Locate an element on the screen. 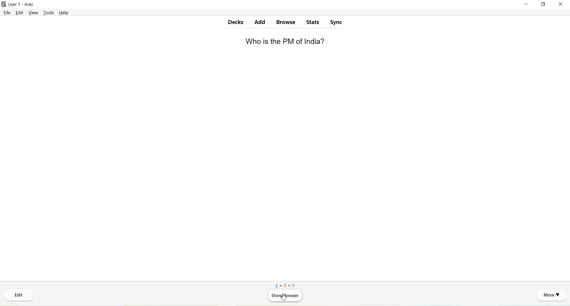 The height and width of the screenshot is (306, 570). cursor is located at coordinates (285, 297).